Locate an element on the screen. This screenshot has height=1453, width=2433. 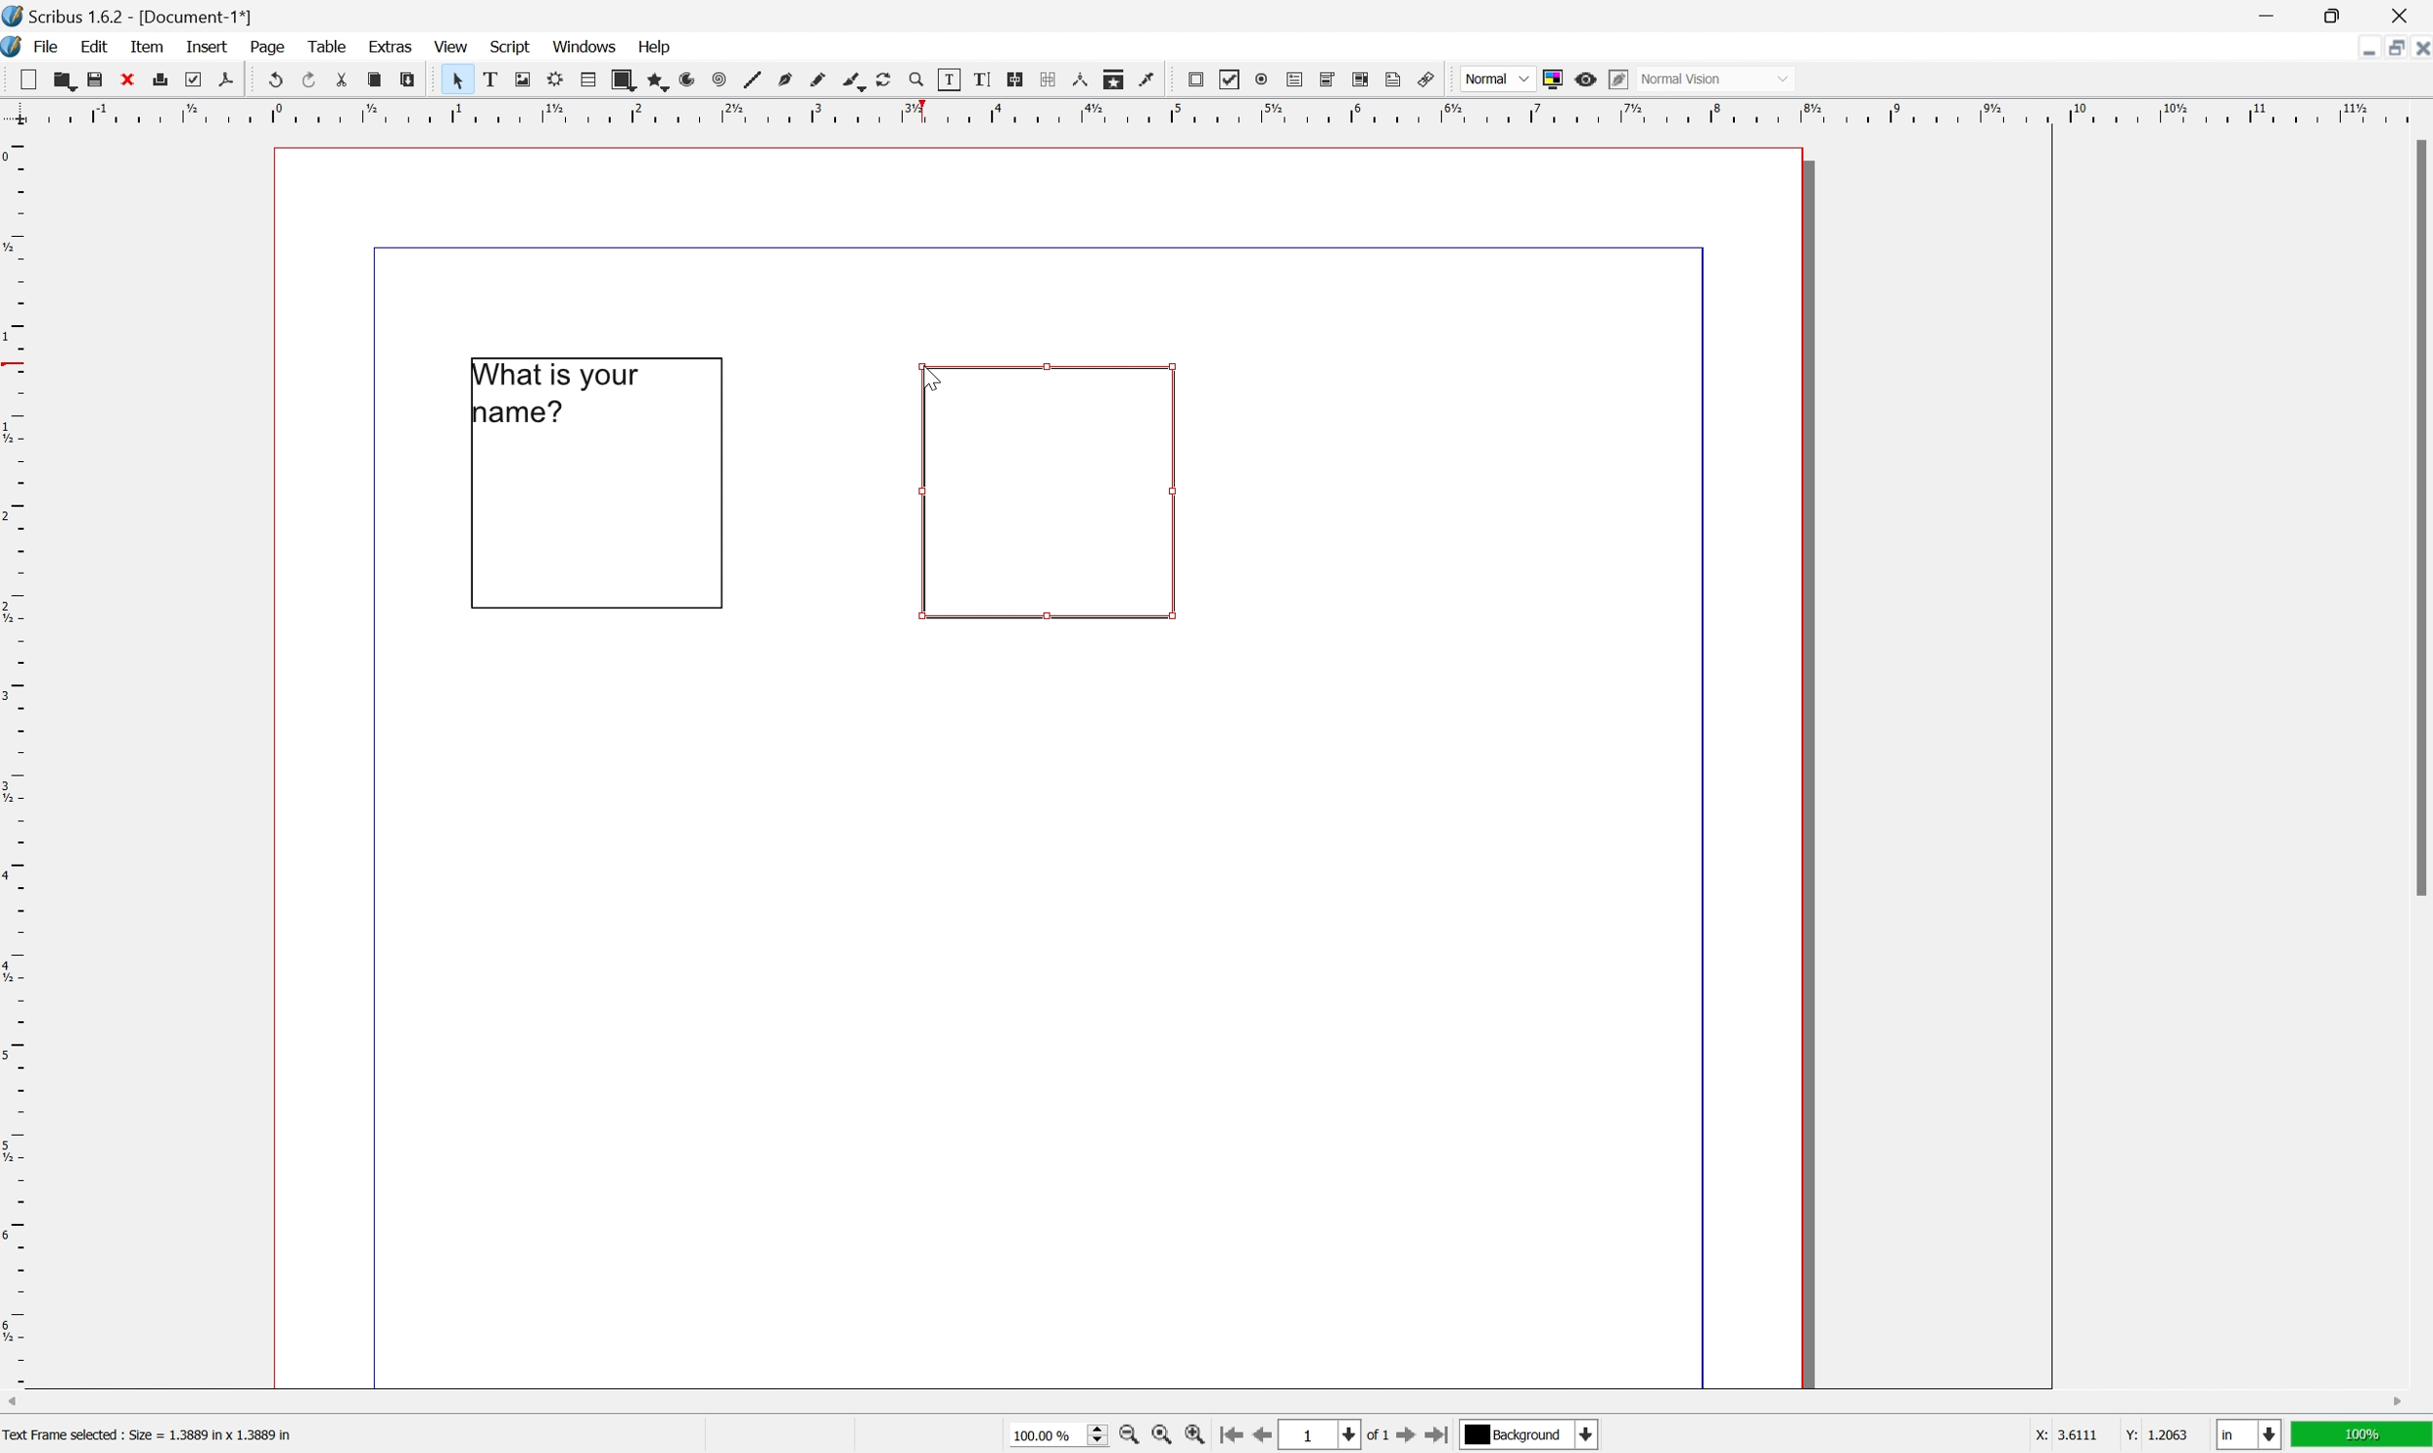
pdf radio button is located at coordinates (1261, 79).